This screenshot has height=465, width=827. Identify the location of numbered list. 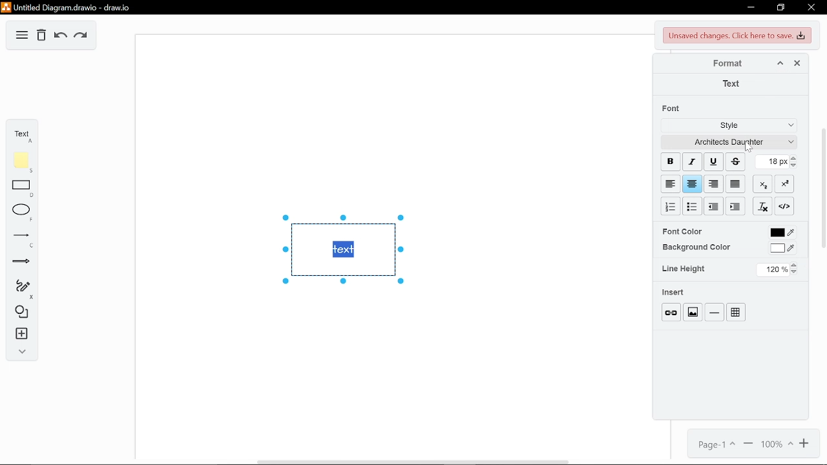
(671, 207).